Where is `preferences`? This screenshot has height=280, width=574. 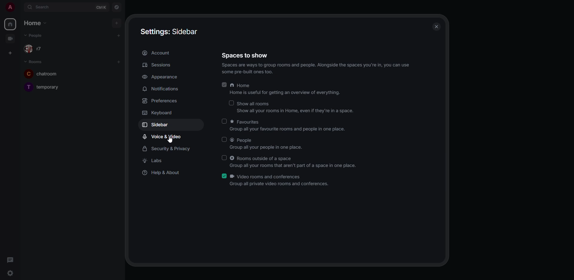 preferences is located at coordinates (162, 101).